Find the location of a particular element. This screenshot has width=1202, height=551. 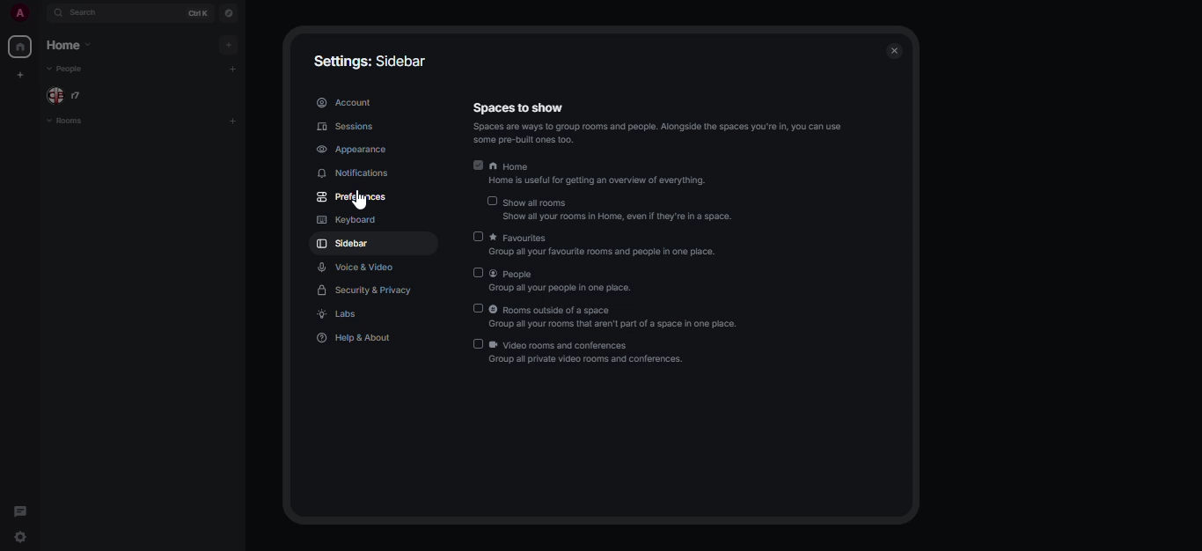

sessions is located at coordinates (345, 126).